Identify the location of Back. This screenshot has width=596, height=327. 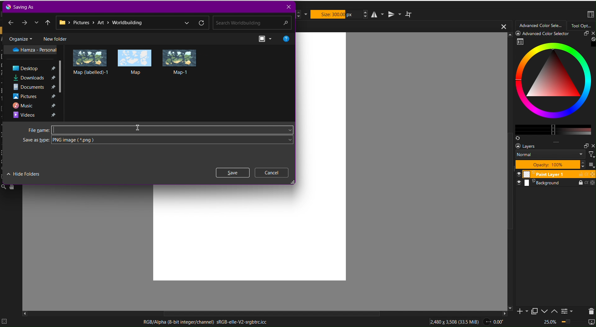
(11, 22).